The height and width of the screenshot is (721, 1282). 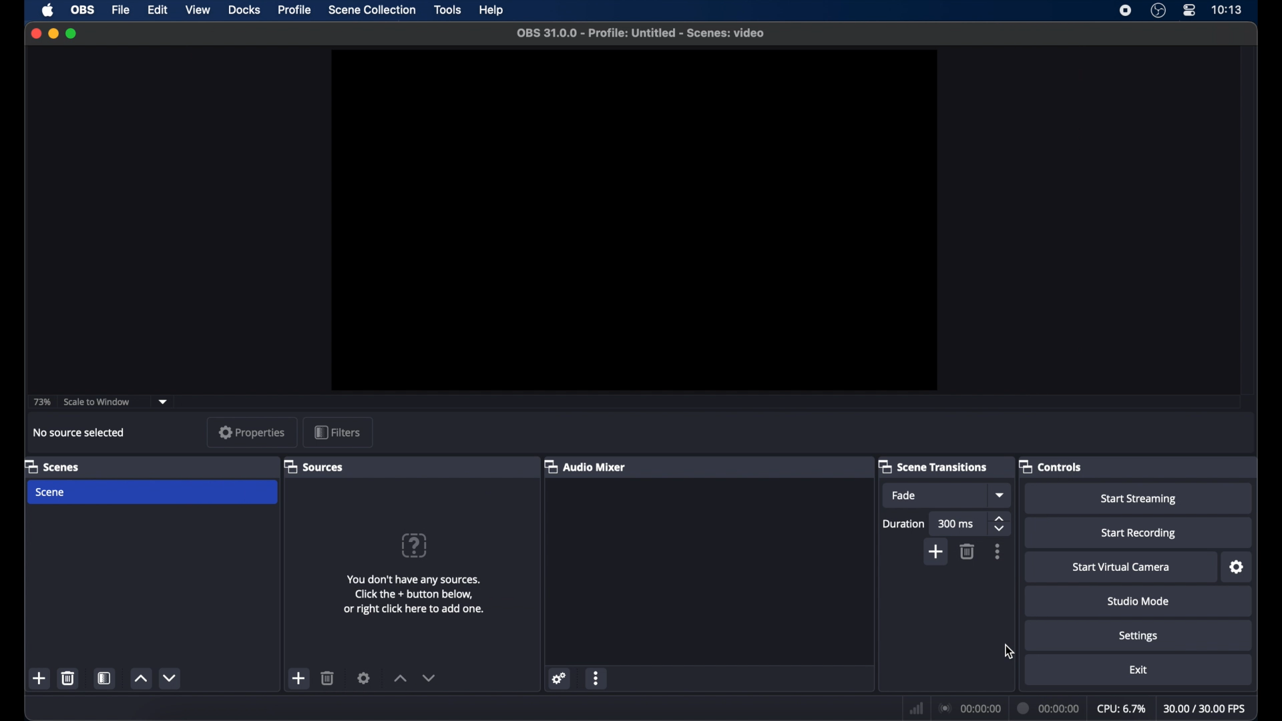 What do you see at coordinates (299, 678) in the screenshot?
I see `add` at bounding box center [299, 678].